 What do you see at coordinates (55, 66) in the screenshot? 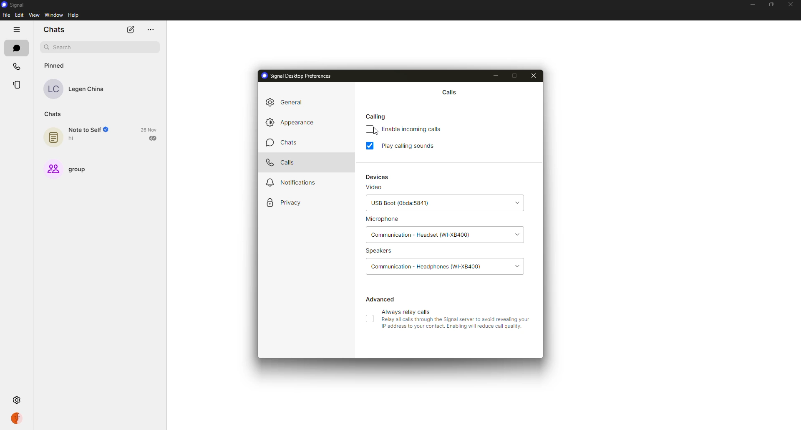
I see `pinned` at bounding box center [55, 66].